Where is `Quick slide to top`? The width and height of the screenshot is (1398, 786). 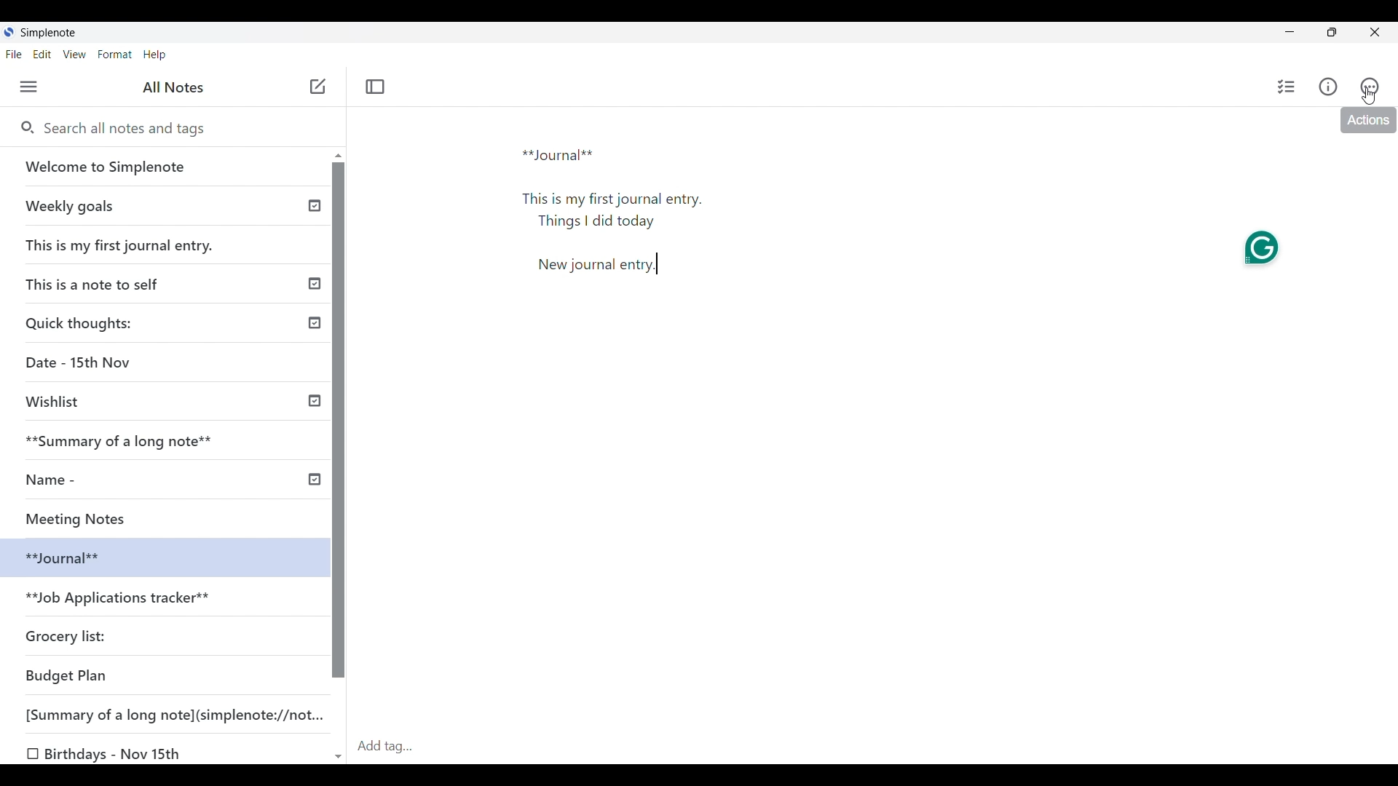 Quick slide to top is located at coordinates (339, 156).